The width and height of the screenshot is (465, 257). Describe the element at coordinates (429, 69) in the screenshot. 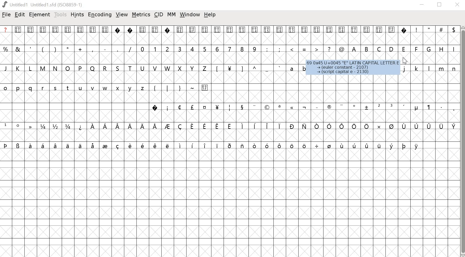

I see `lowercase alphabets` at that location.